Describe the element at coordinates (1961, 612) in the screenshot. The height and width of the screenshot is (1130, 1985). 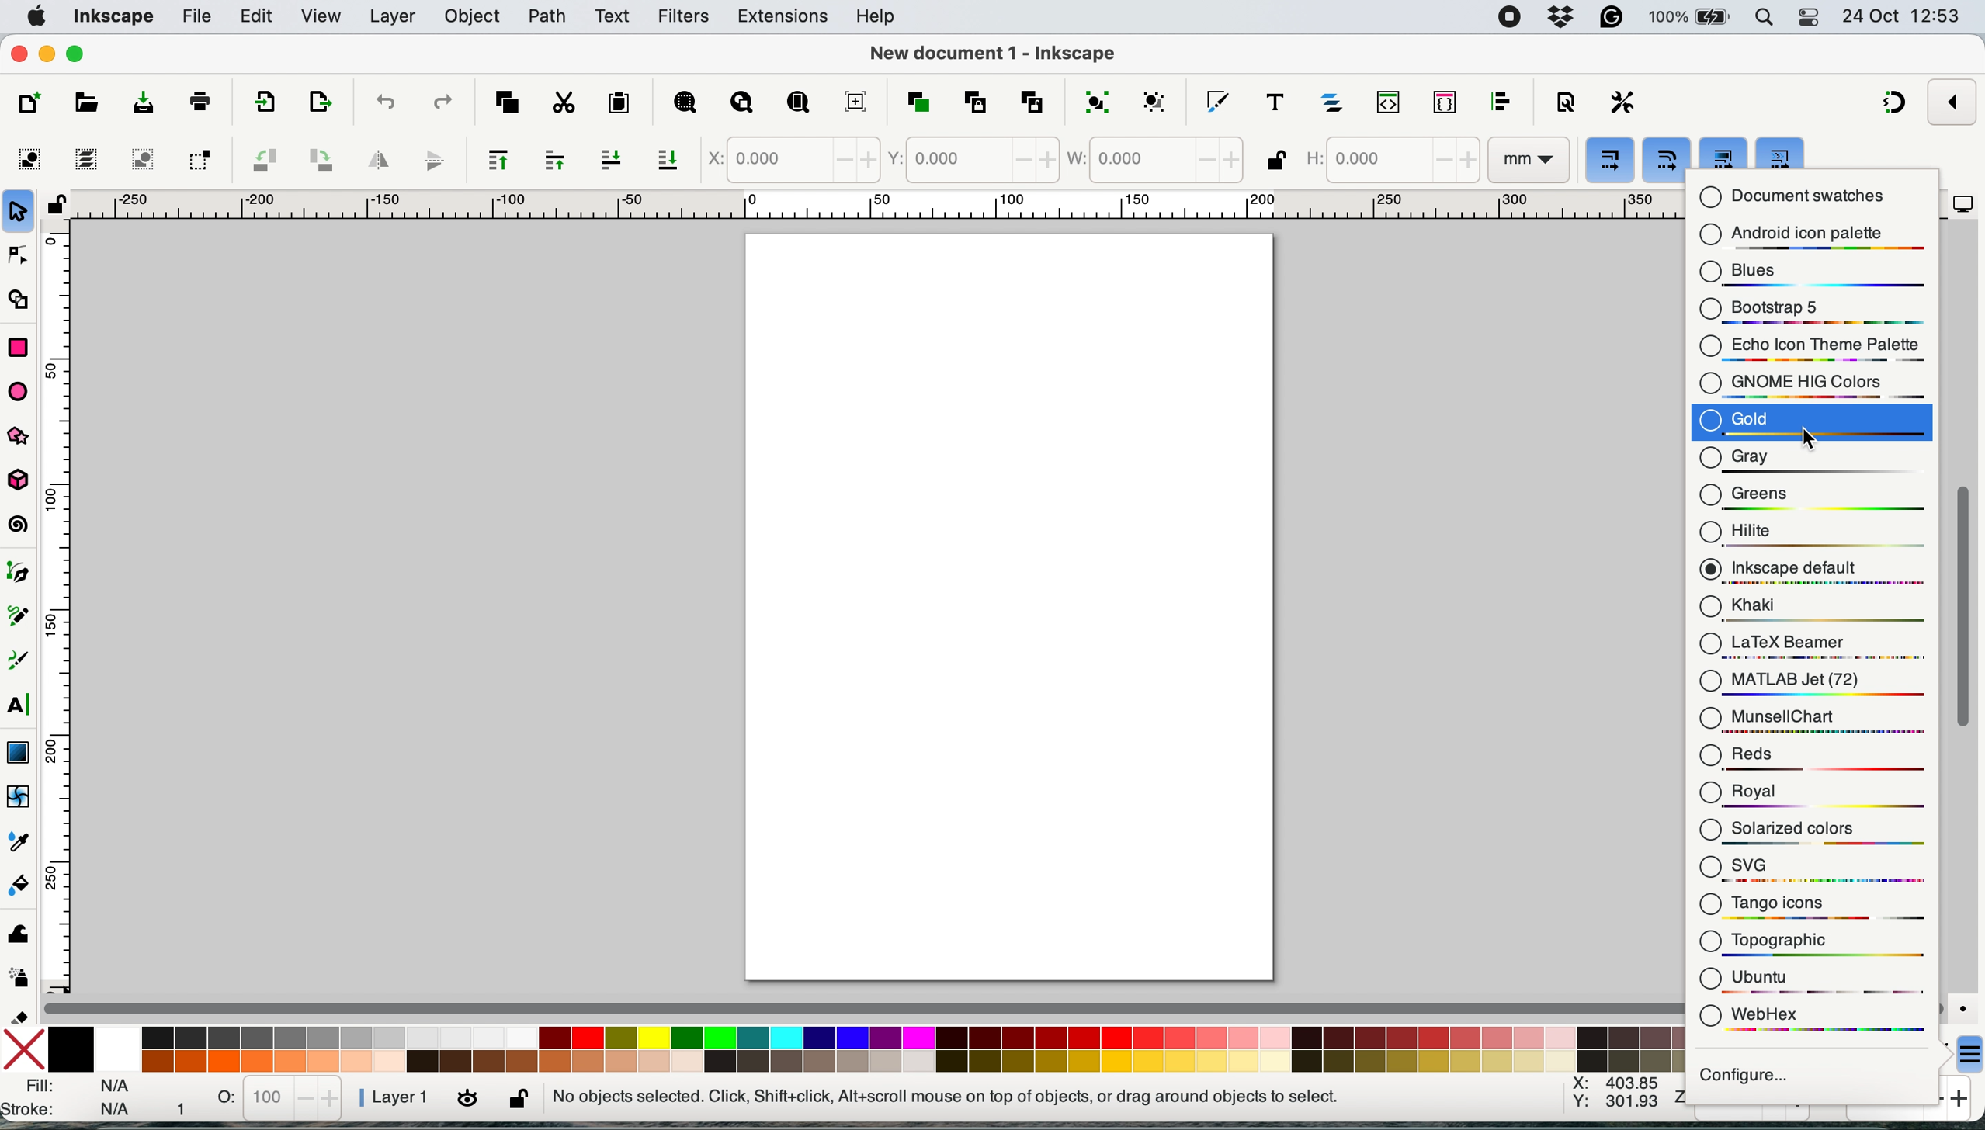
I see `vertical scroll bar` at that location.